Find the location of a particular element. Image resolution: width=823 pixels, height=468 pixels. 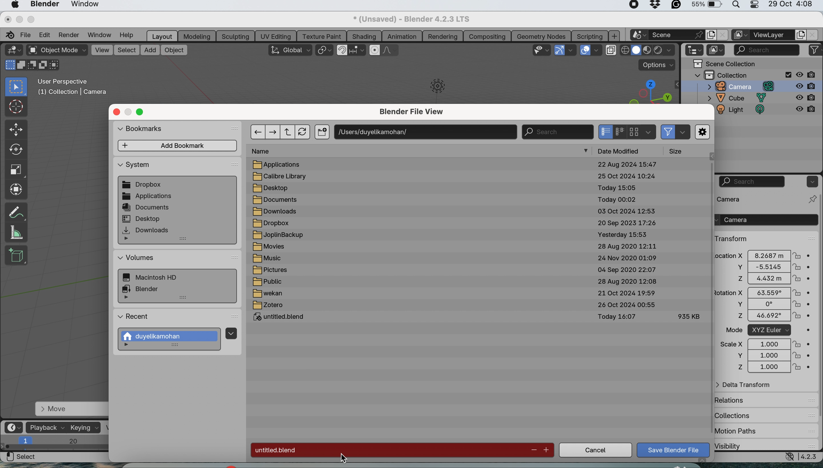

move is located at coordinates (16, 130).